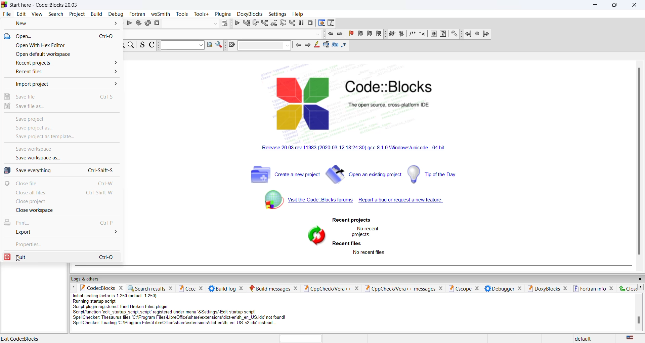 Image resolution: width=645 pixels, height=343 pixels. What do you see at coordinates (219, 44) in the screenshot?
I see `settings` at bounding box center [219, 44].